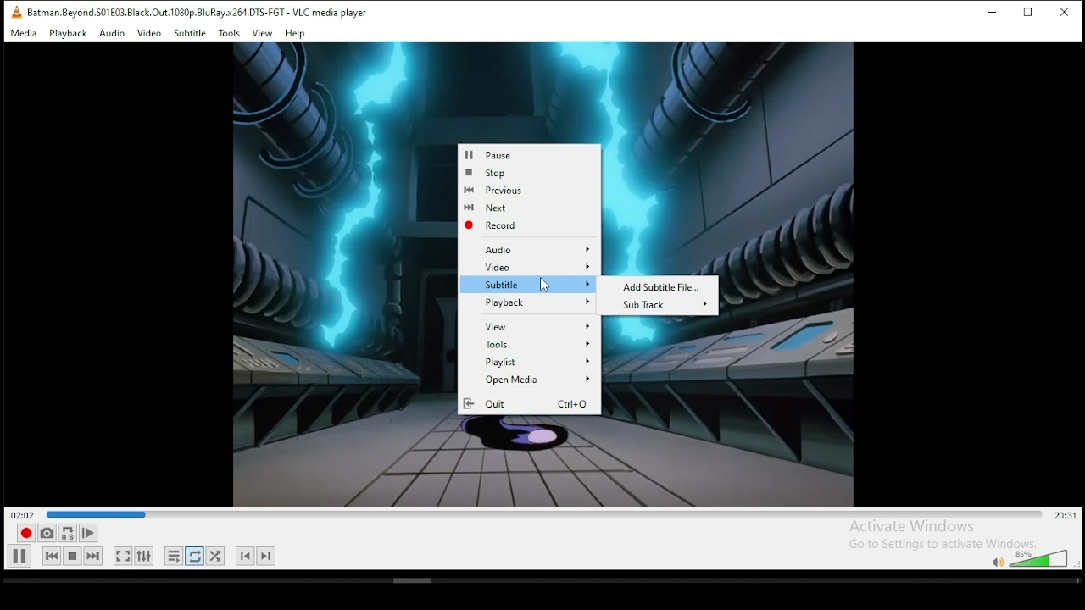  What do you see at coordinates (523, 225) in the screenshot?
I see `Record` at bounding box center [523, 225].